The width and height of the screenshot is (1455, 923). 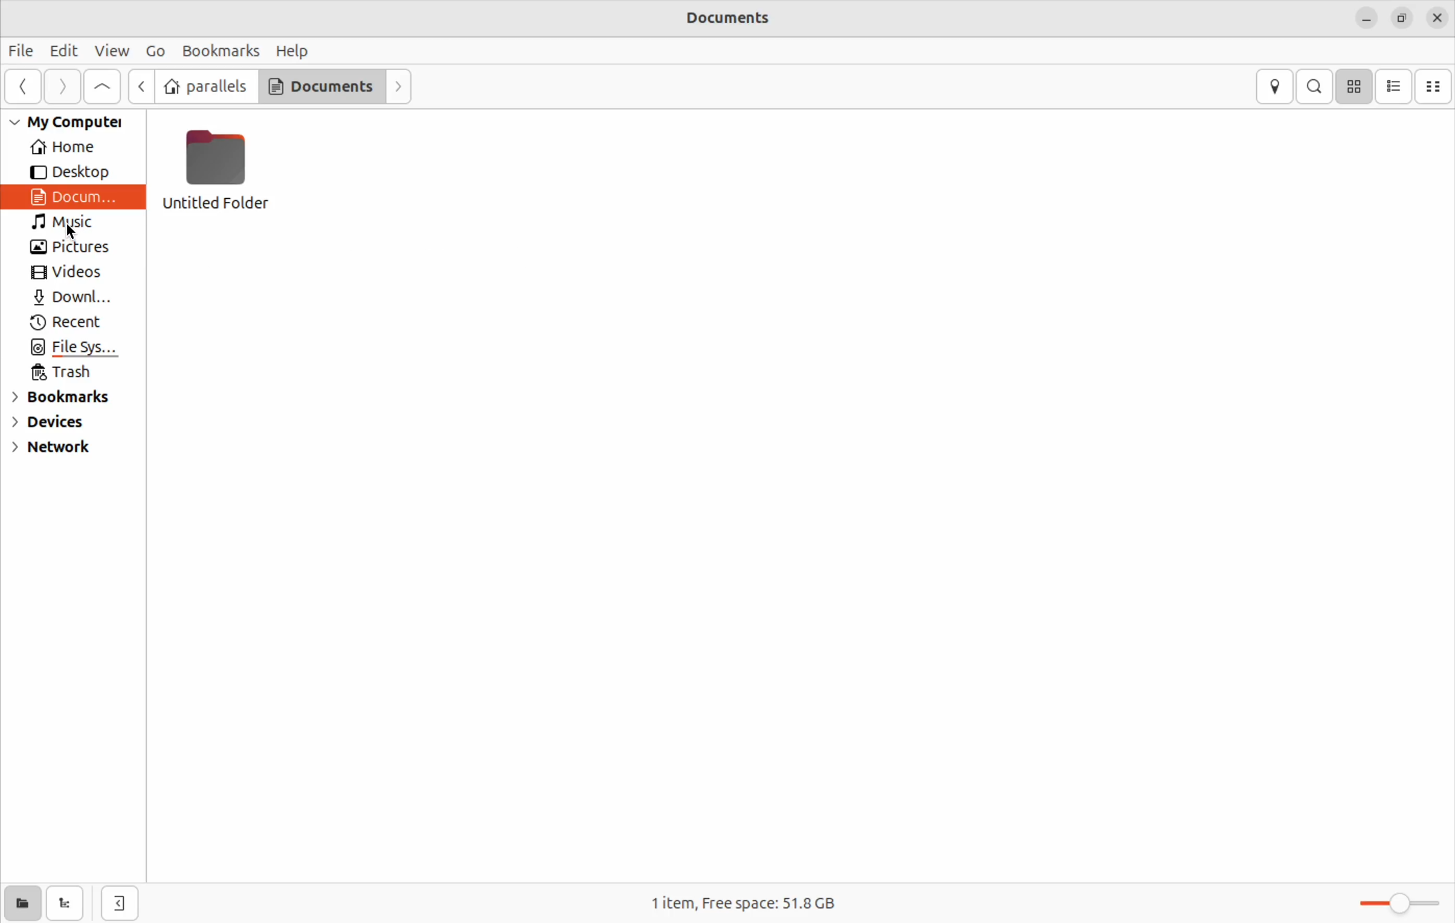 What do you see at coordinates (62, 87) in the screenshot?
I see `go next` at bounding box center [62, 87].